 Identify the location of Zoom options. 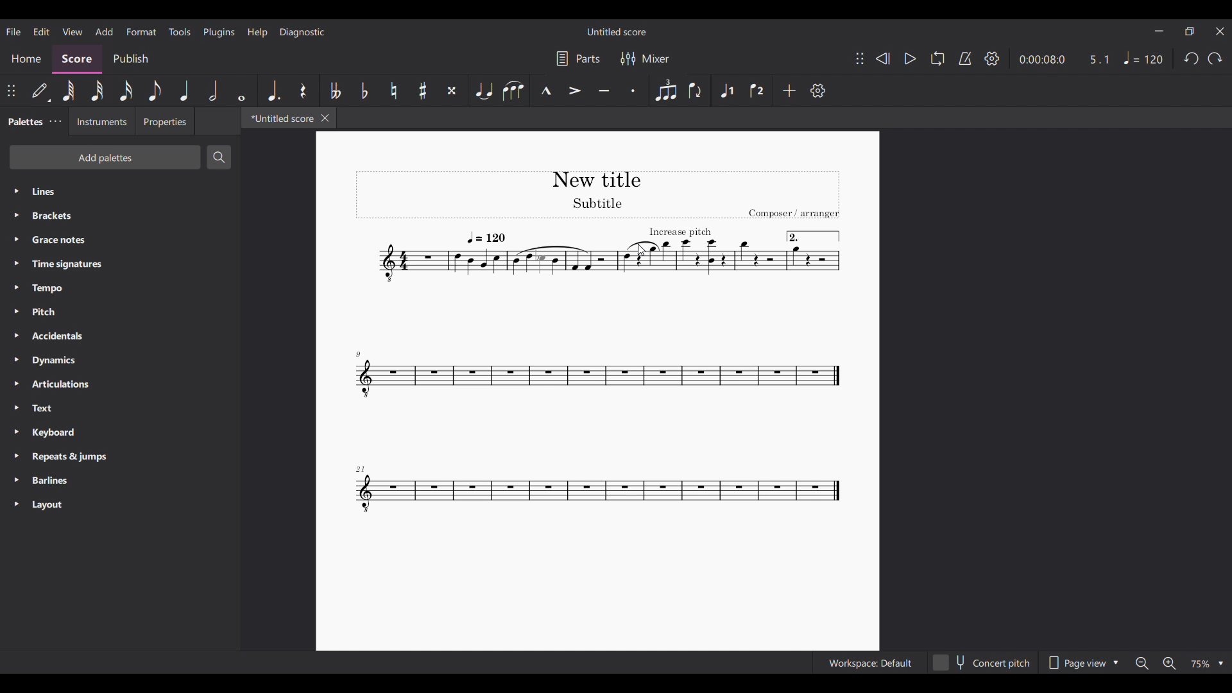
(1207, 663).